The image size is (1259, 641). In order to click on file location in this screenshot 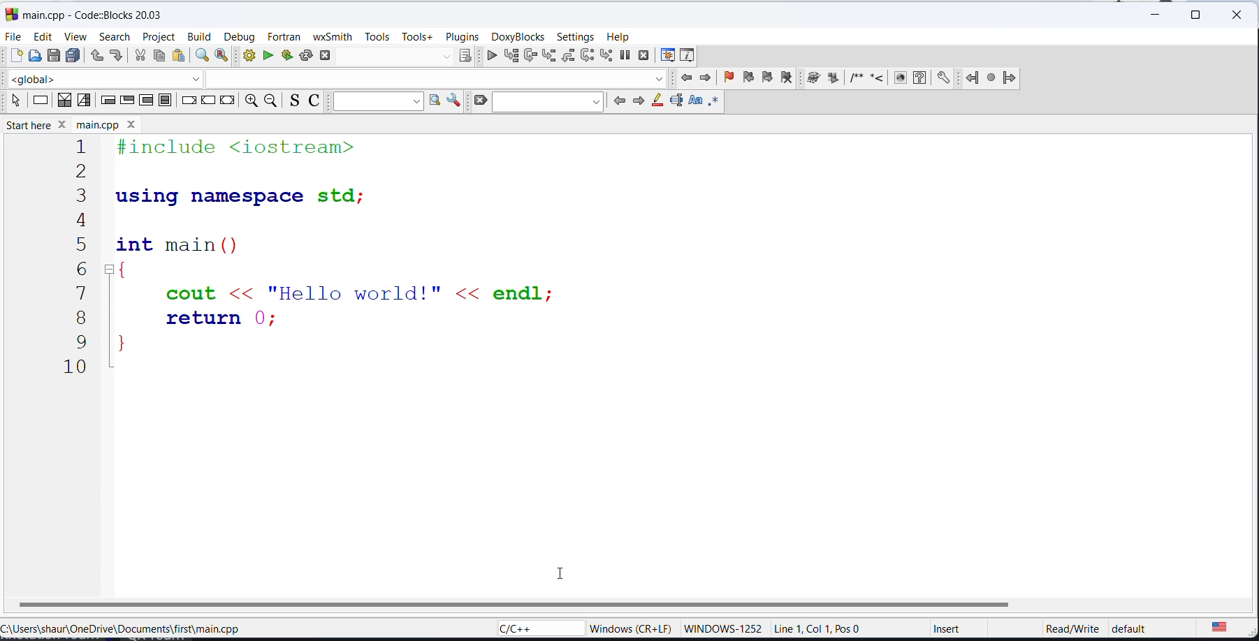, I will do `click(133, 629)`.